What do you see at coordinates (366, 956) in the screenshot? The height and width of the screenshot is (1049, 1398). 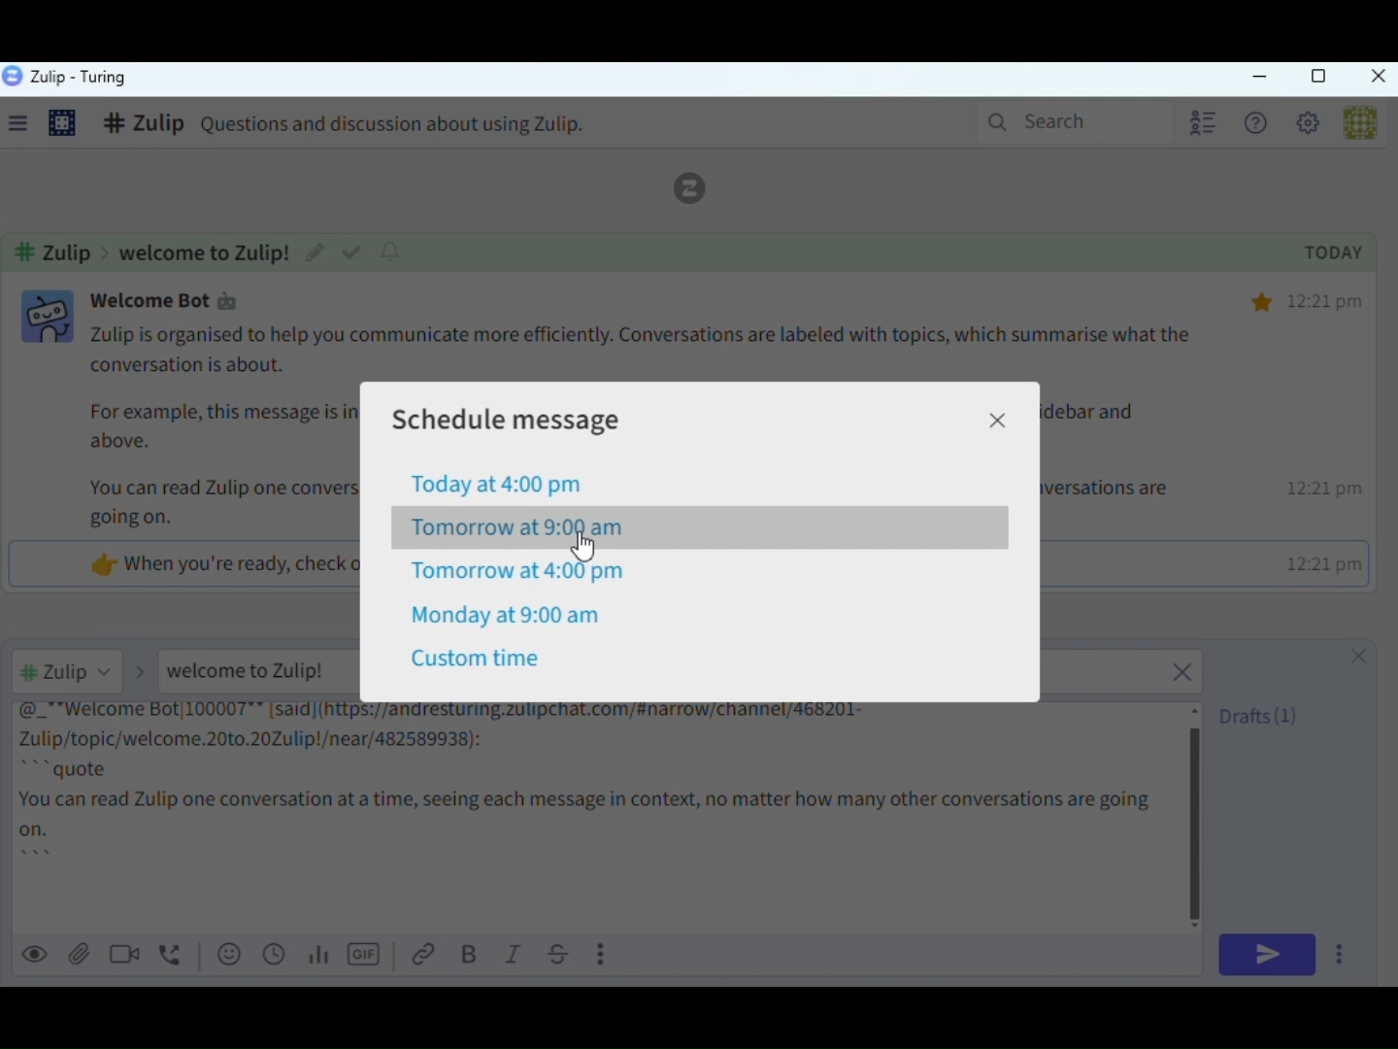 I see `Gif` at bounding box center [366, 956].